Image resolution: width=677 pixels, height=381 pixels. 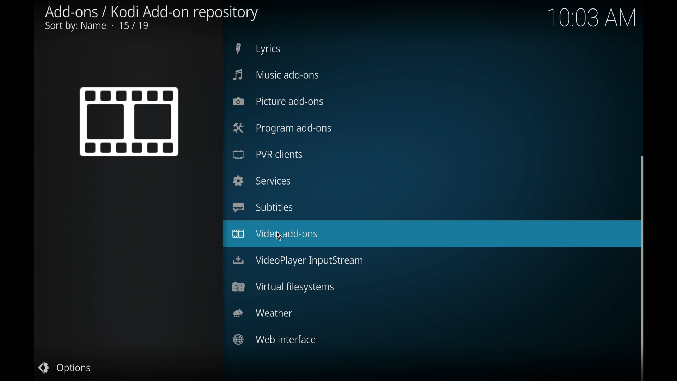 I want to click on services, so click(x=262, y=180).